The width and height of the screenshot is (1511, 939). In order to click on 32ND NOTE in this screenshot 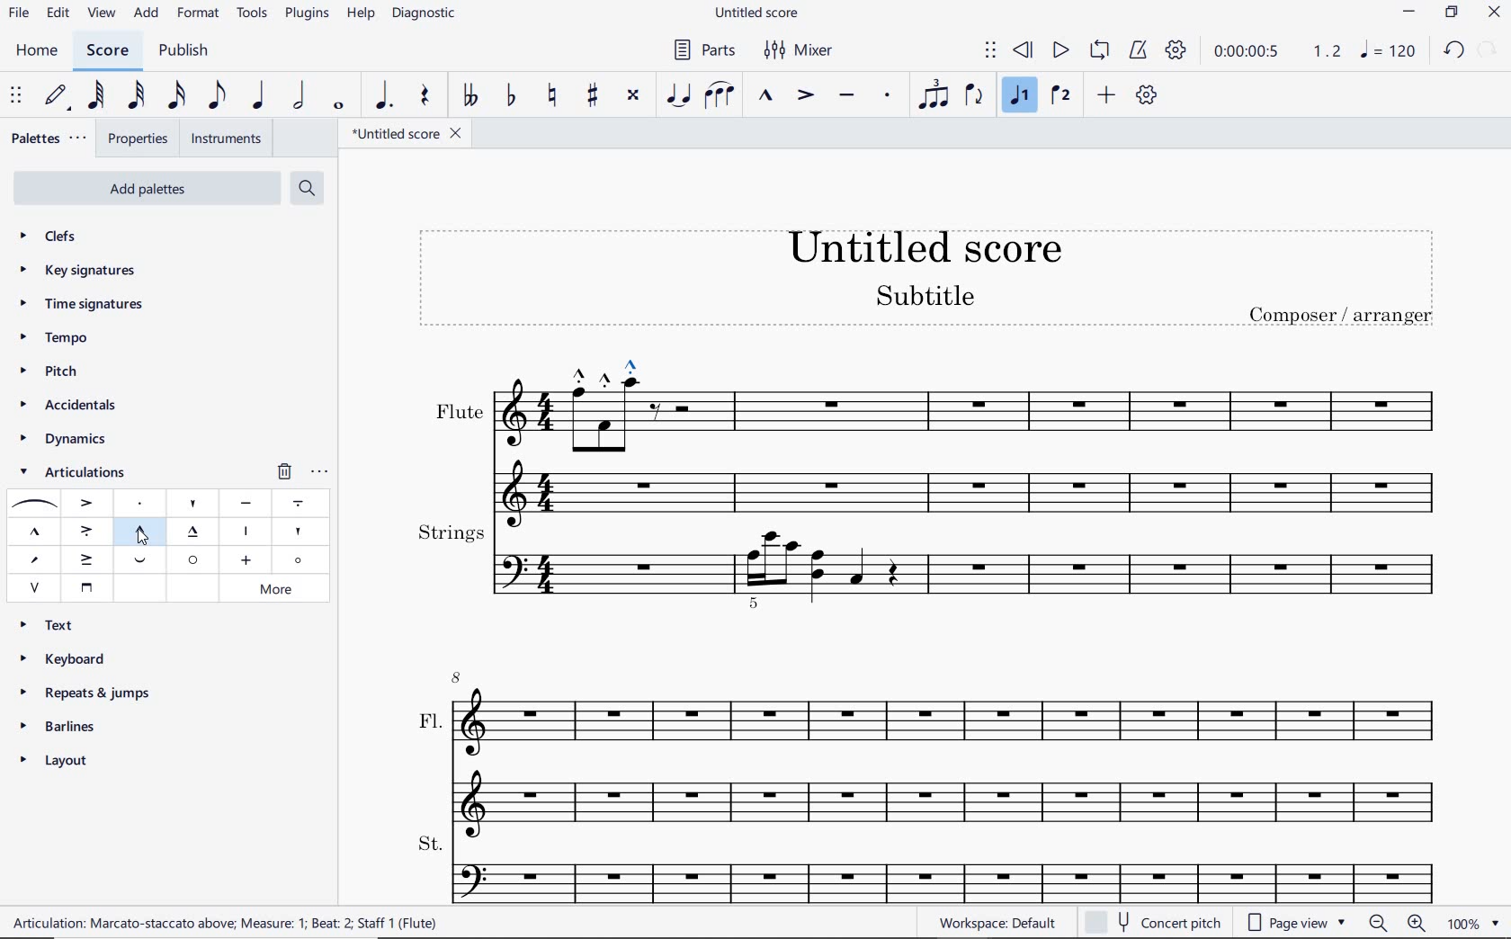, I will do `click(134, 99)`.